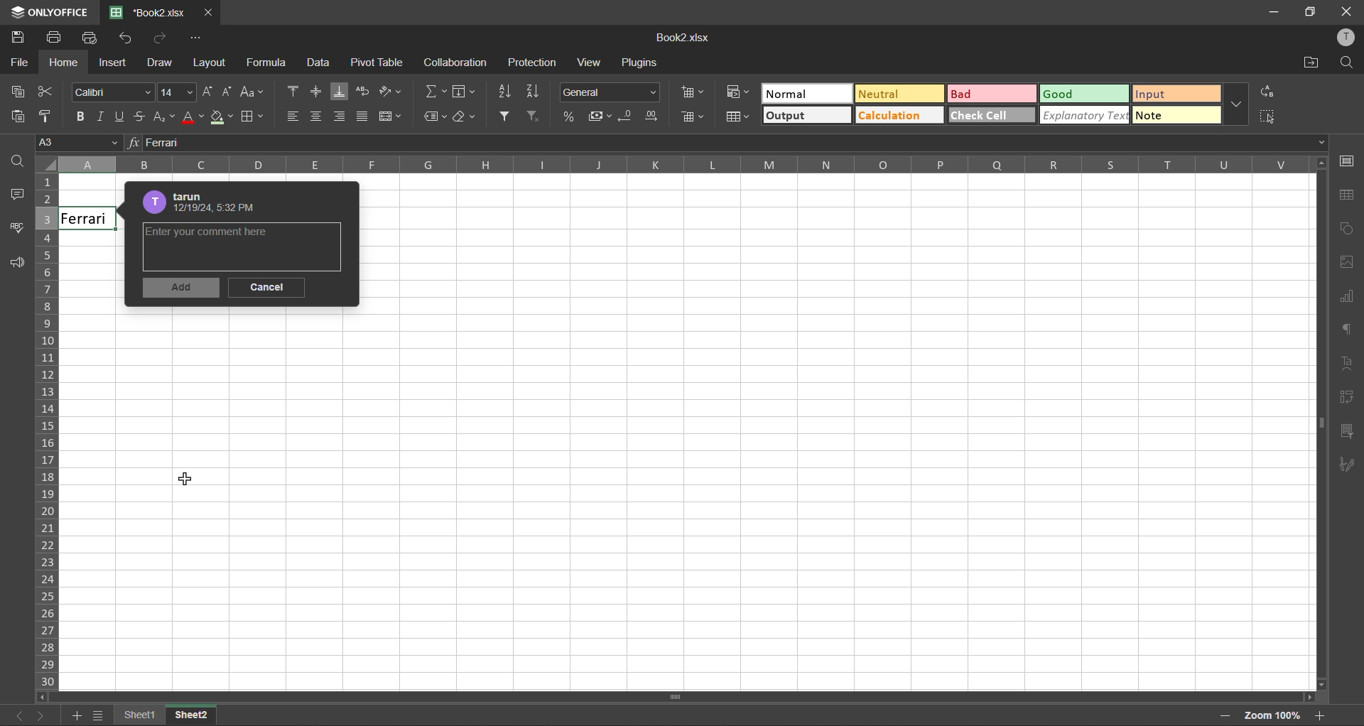  Describe the element at coordinates (293, 117) in the screenshot. I see `align left` at that location.